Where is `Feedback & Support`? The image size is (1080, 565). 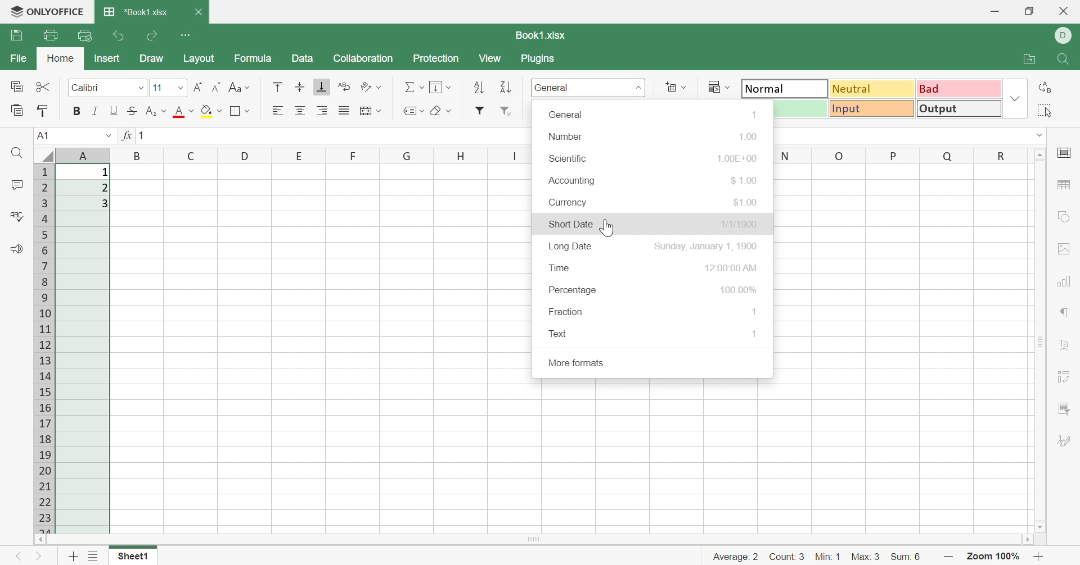 Feedback & Support is located at coordinates (16, 249).